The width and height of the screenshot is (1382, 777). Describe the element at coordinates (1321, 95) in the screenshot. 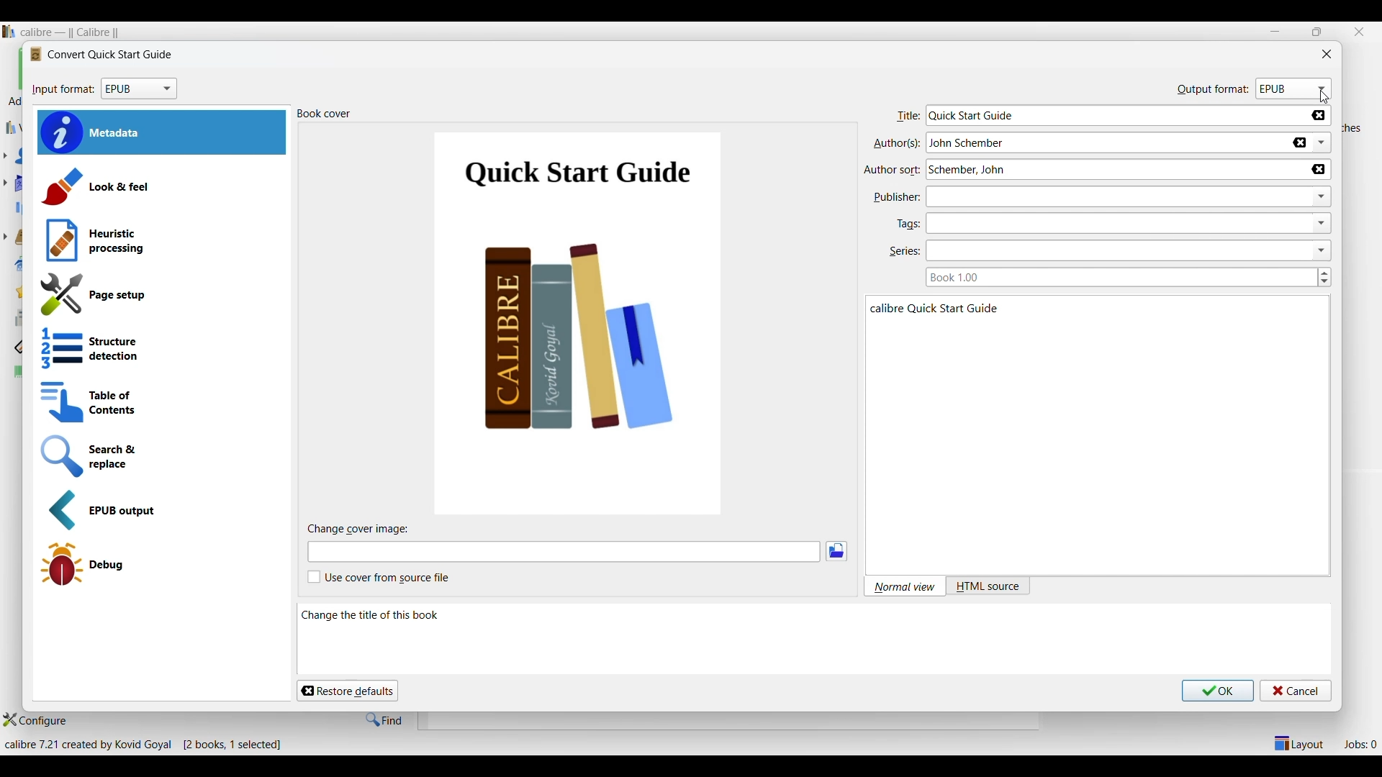

I see `cursor` at that location.